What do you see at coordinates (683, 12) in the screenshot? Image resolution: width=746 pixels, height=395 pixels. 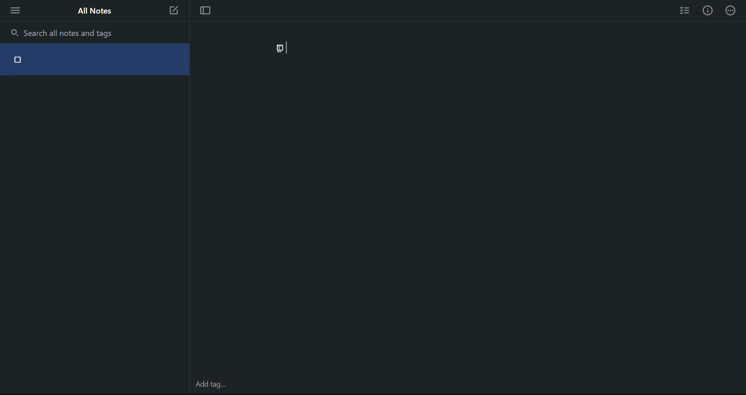 I see `Checklist` at bounding box center [683, 12].